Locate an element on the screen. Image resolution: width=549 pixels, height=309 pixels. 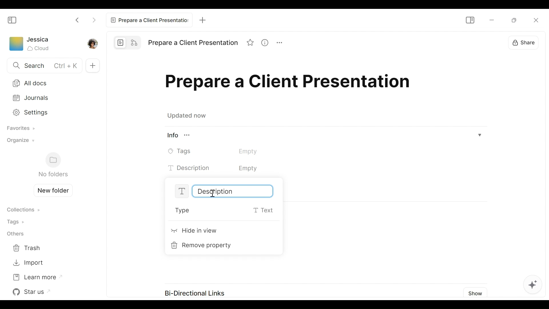
Current tab is located at coordinates (149, 19).